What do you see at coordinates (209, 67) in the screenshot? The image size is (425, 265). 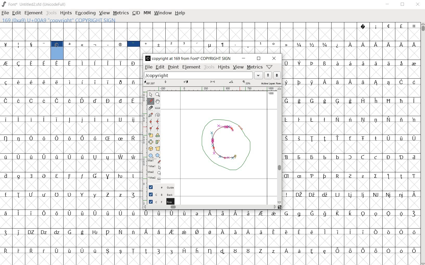 I see `tools` at bounding box center [209, 67].